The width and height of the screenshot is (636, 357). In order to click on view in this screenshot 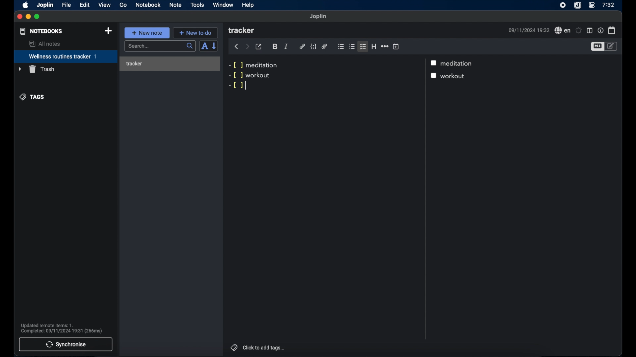, I will do `click(104, 5)`.